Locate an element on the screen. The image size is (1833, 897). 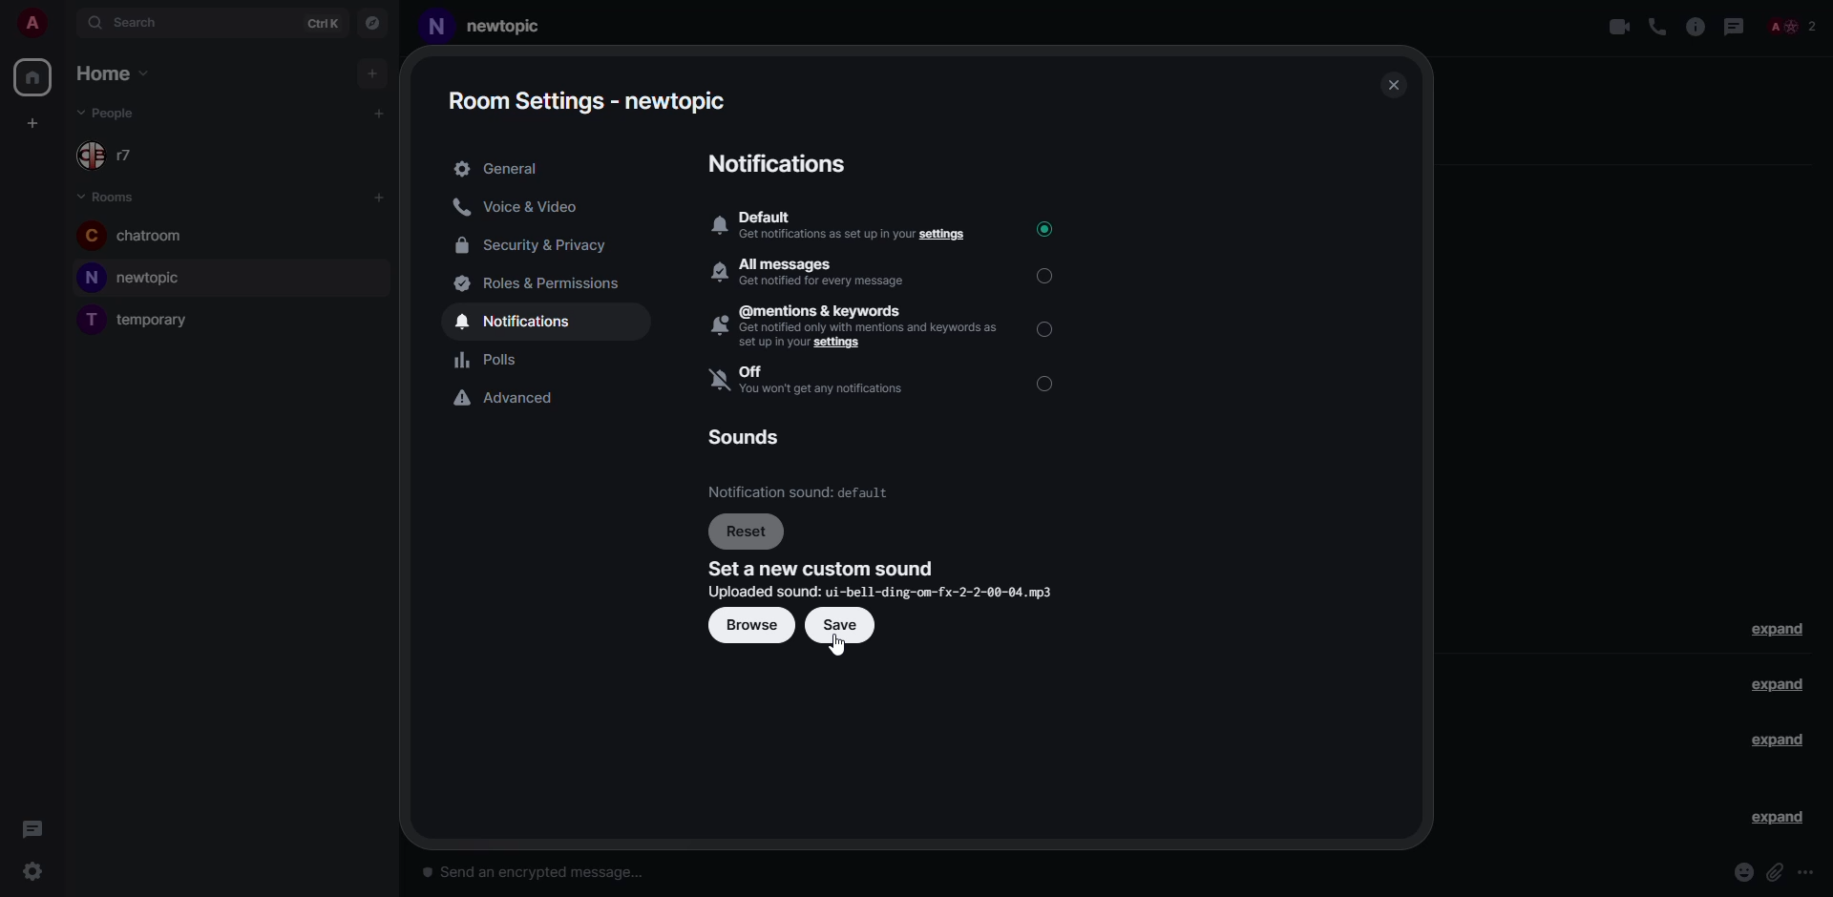
Uploaded sound: ui-bell-ding-om-fx-2-2-00-04.mp3 is located at coordinates (880, 593).